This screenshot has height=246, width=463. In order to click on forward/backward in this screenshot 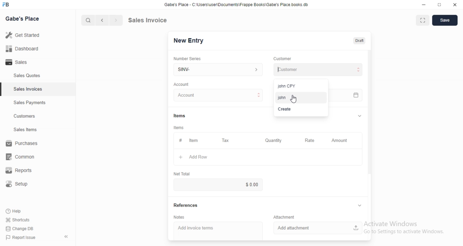, I will do `click(109, 20)`.